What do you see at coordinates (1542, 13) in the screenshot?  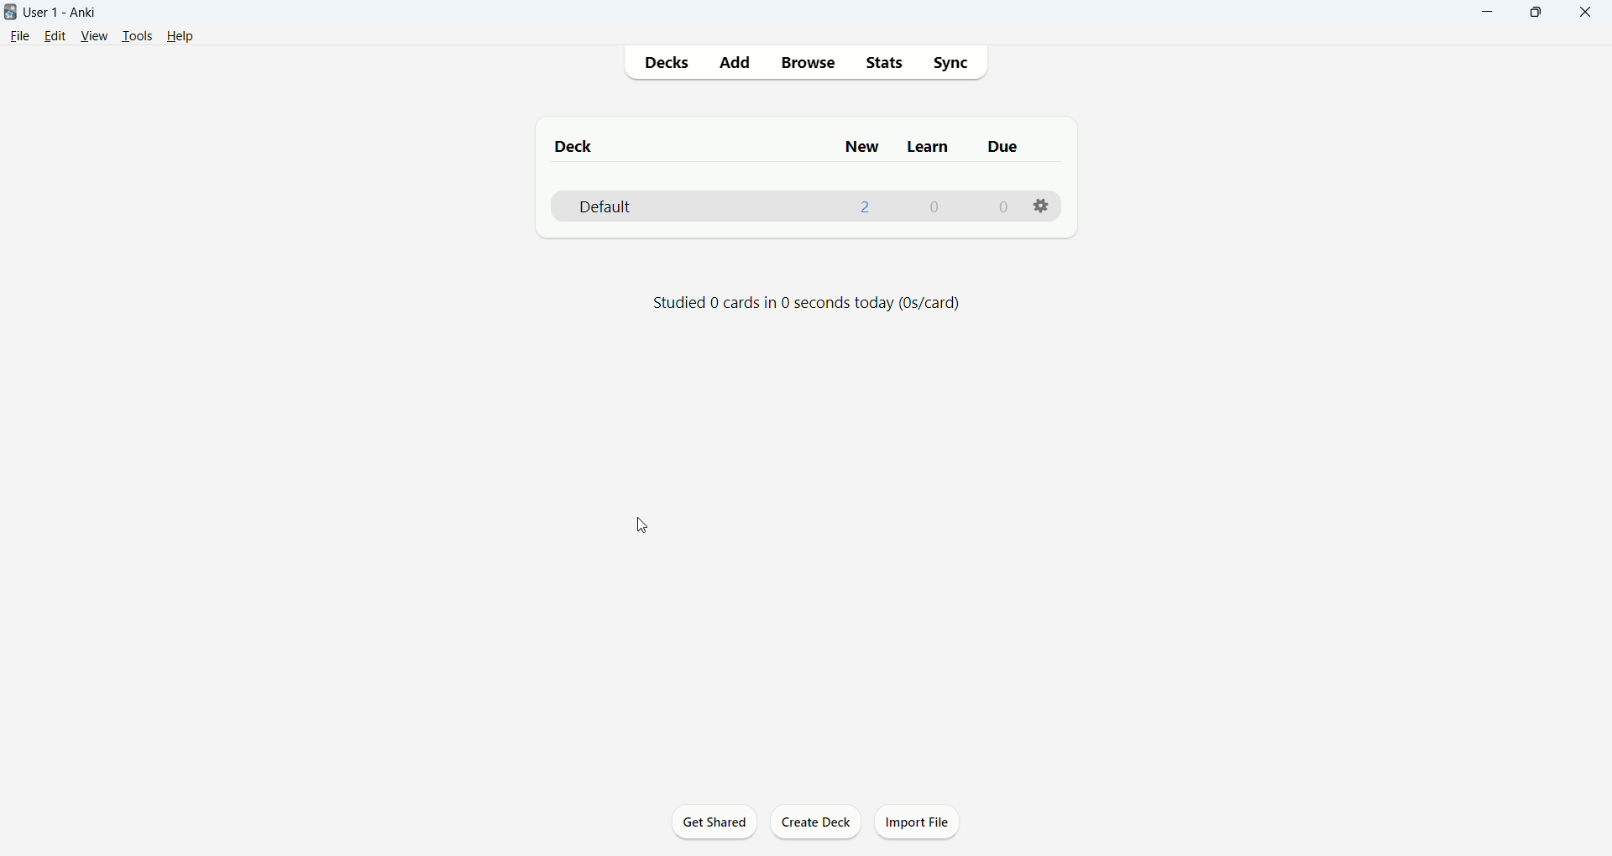 I see `maximize` at bounding box center [1542, 13].